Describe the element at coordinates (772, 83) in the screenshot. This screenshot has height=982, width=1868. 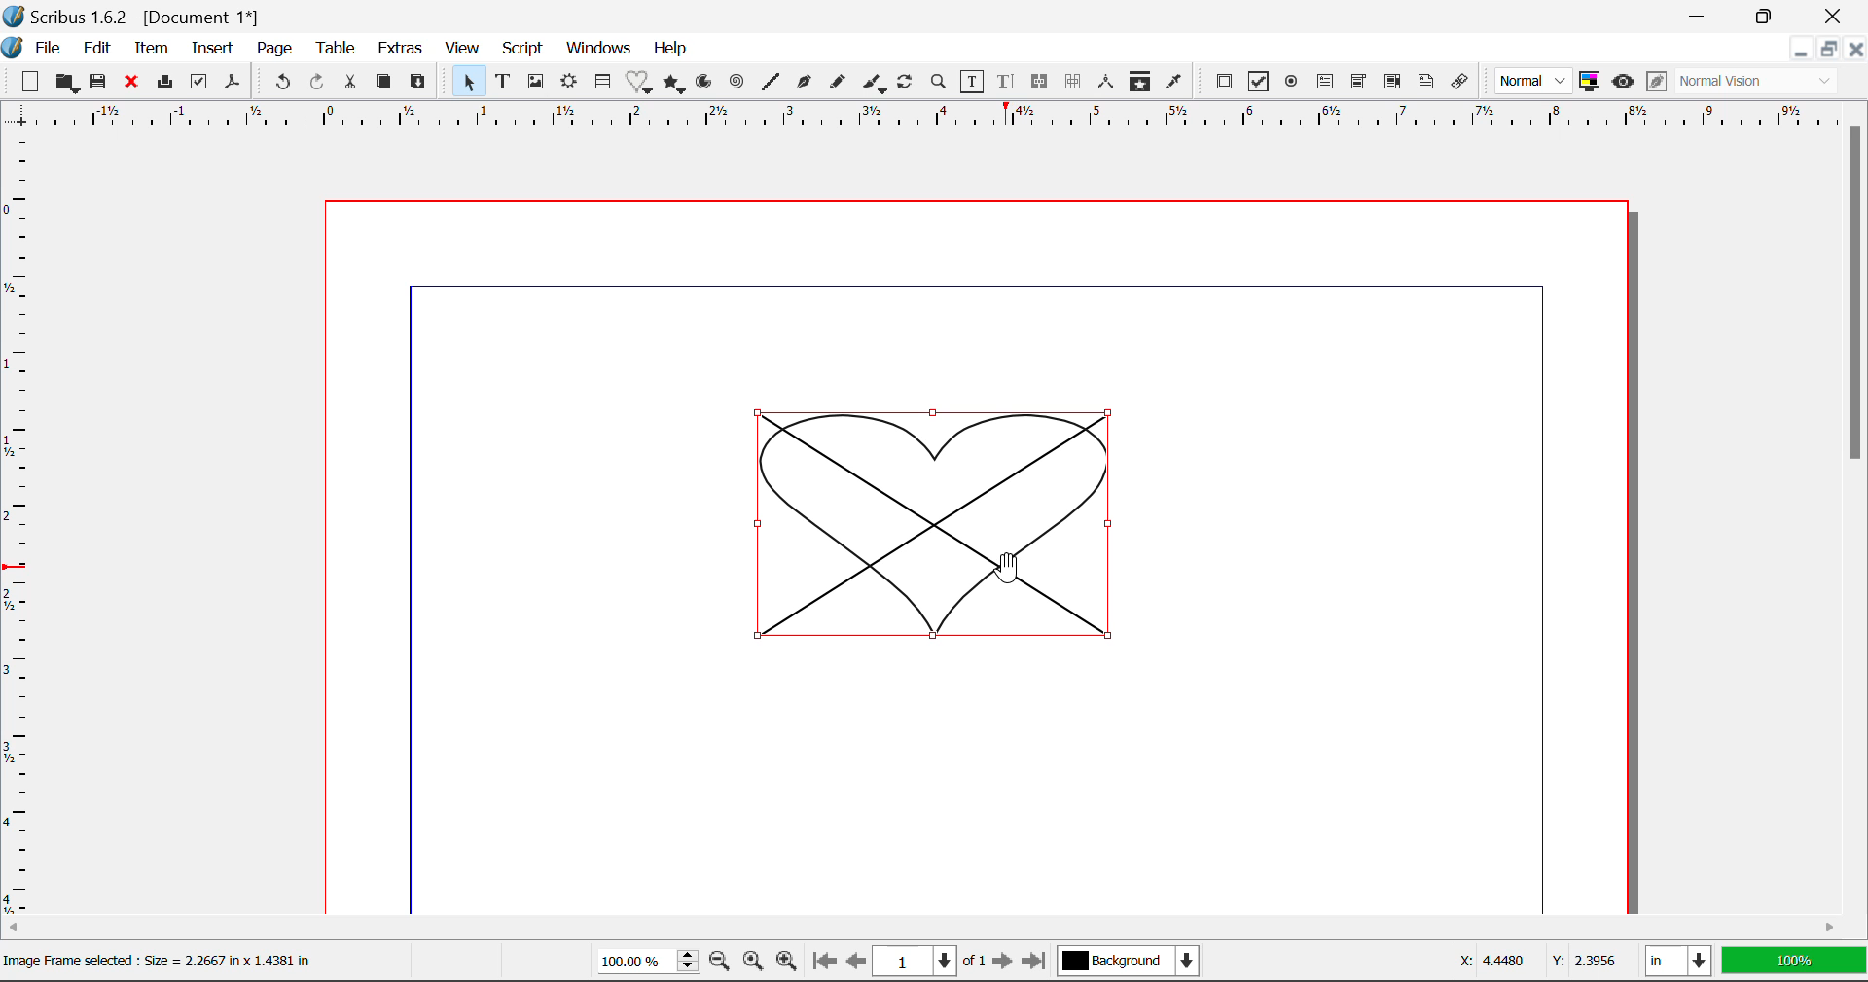
I see `Line` at that location.